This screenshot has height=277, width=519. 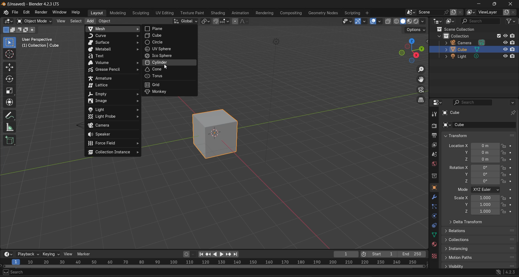 I want to click on editor type, so click(x=438, y=102).